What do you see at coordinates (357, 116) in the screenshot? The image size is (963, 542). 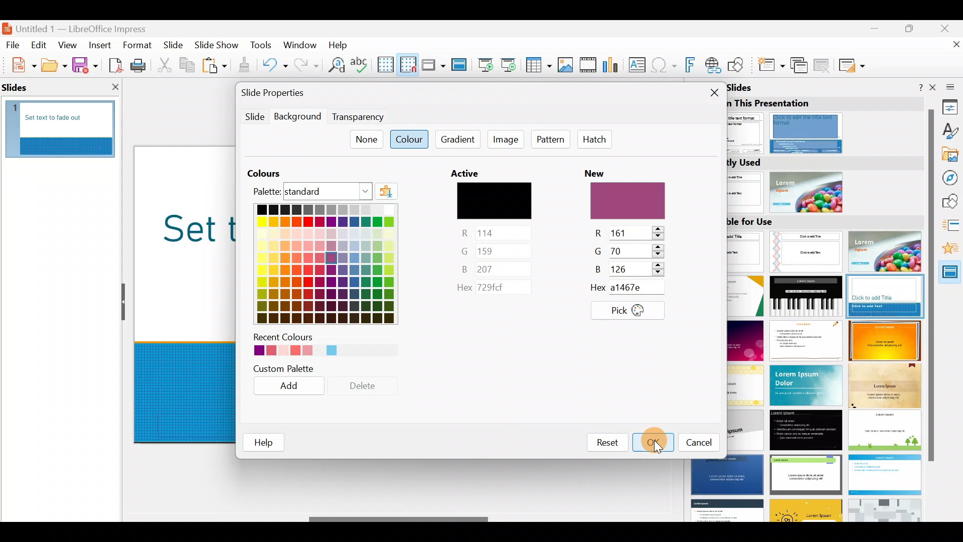 I see `Transparency` at bounding box center [357, 116].